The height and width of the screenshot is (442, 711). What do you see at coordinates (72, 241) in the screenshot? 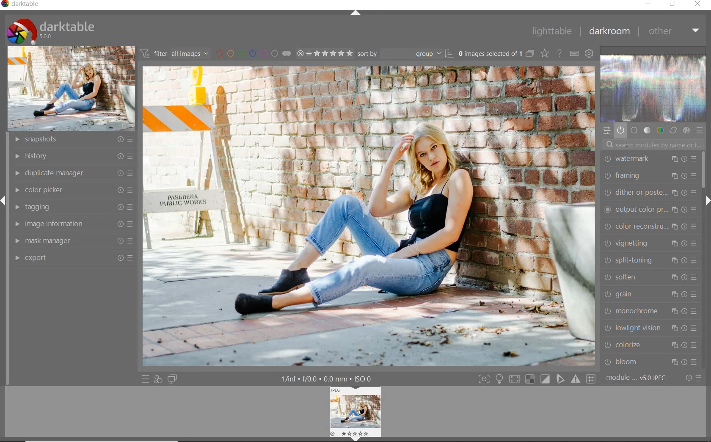
I see `mask manager` at bounding box center [72, 241].